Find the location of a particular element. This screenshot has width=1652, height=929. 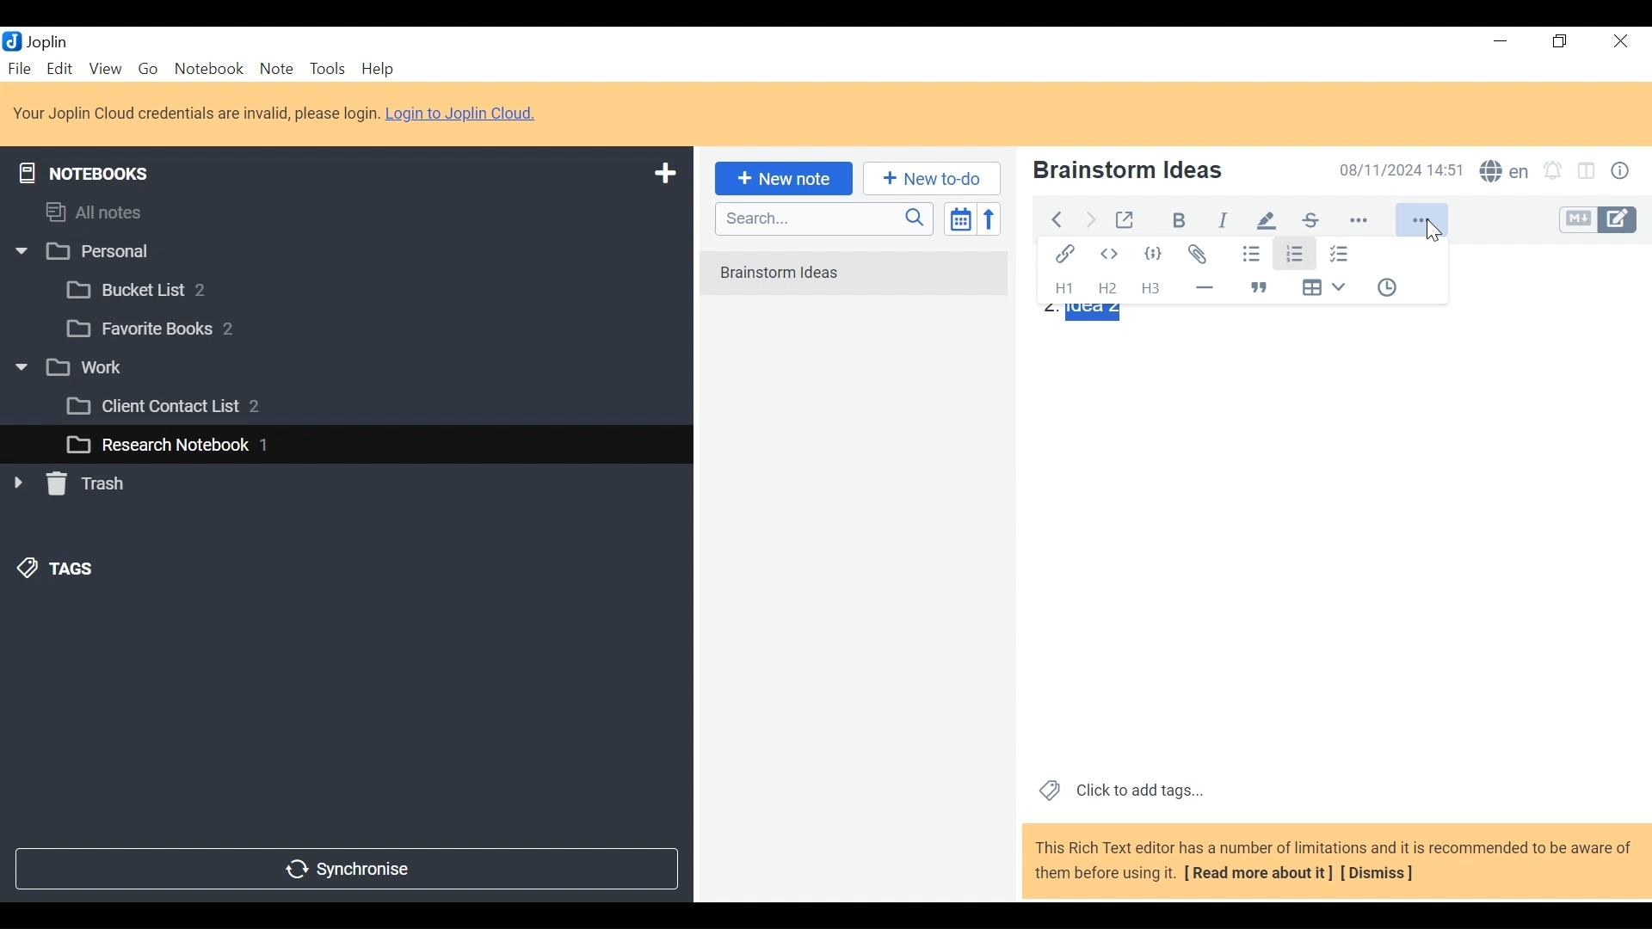

All notes is located at coordinates (110, 209).